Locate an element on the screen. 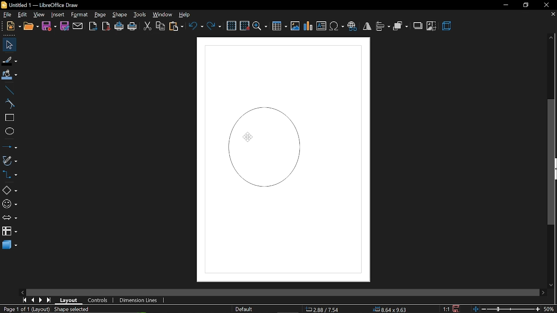  grid is located at coordinates (232, 26).